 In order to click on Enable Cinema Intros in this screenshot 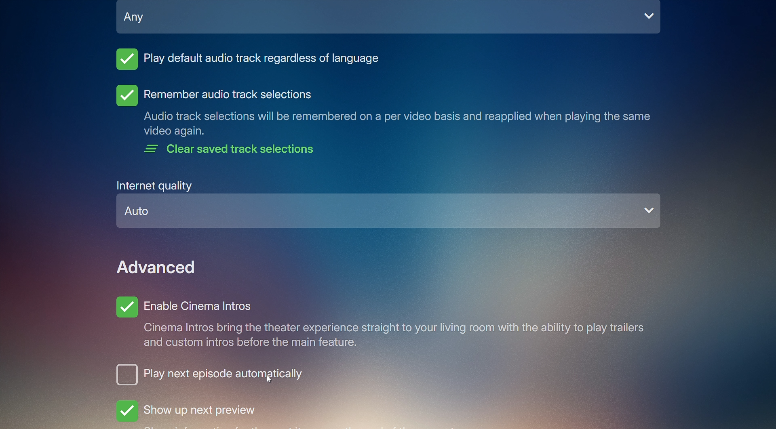, I will do `click(379, 325)`.